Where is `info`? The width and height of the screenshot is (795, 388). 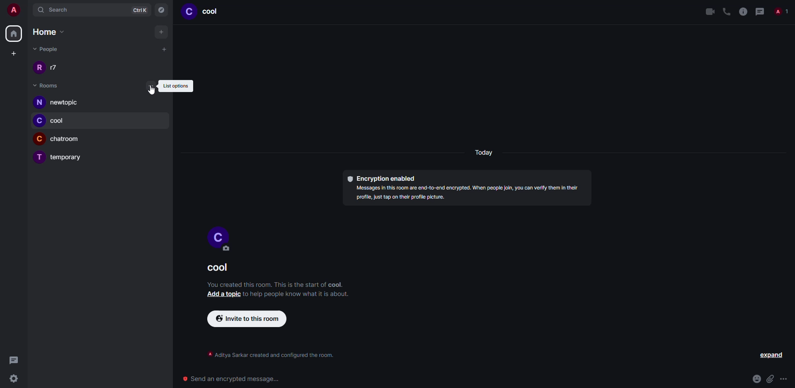
info is located at coordinates (298, 294).